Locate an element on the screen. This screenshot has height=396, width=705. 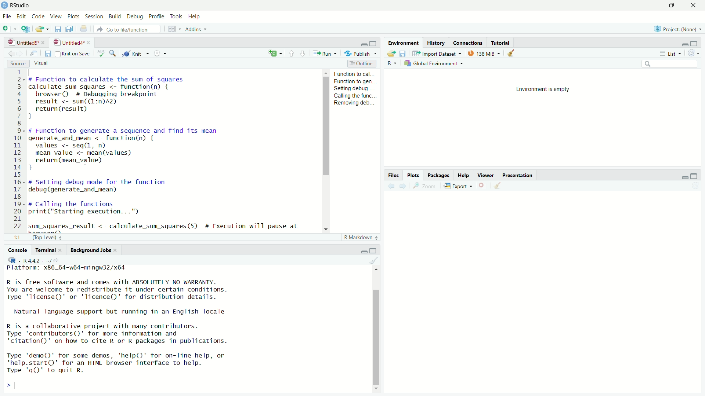
list is located at coordinates (669, 54).